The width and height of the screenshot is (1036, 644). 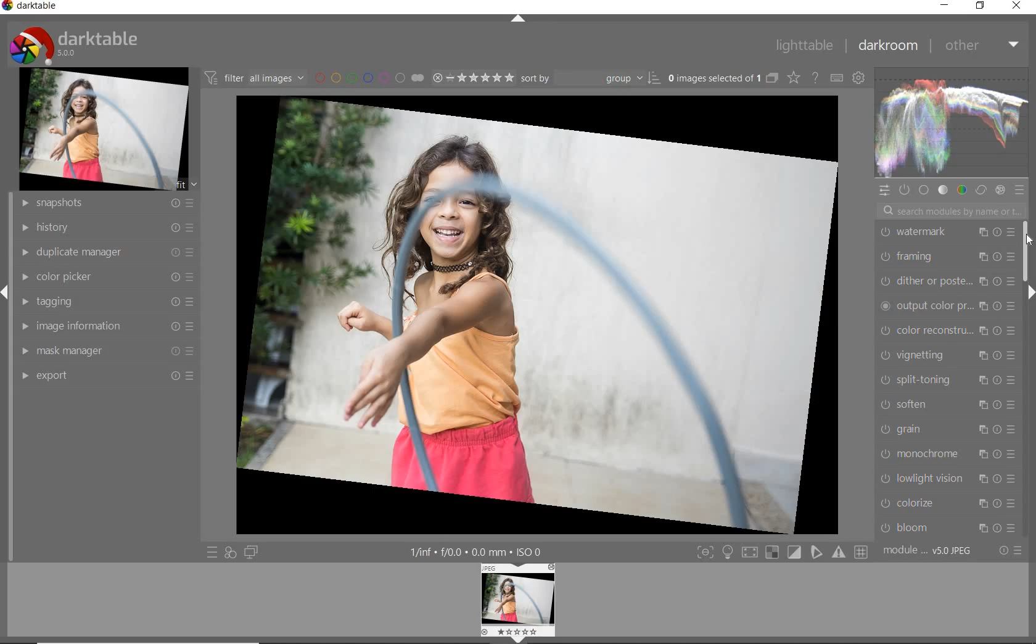 What do you see at coordinates (928, 551) in the screenshot?
I see `module order` at bounding box center [928, 551].